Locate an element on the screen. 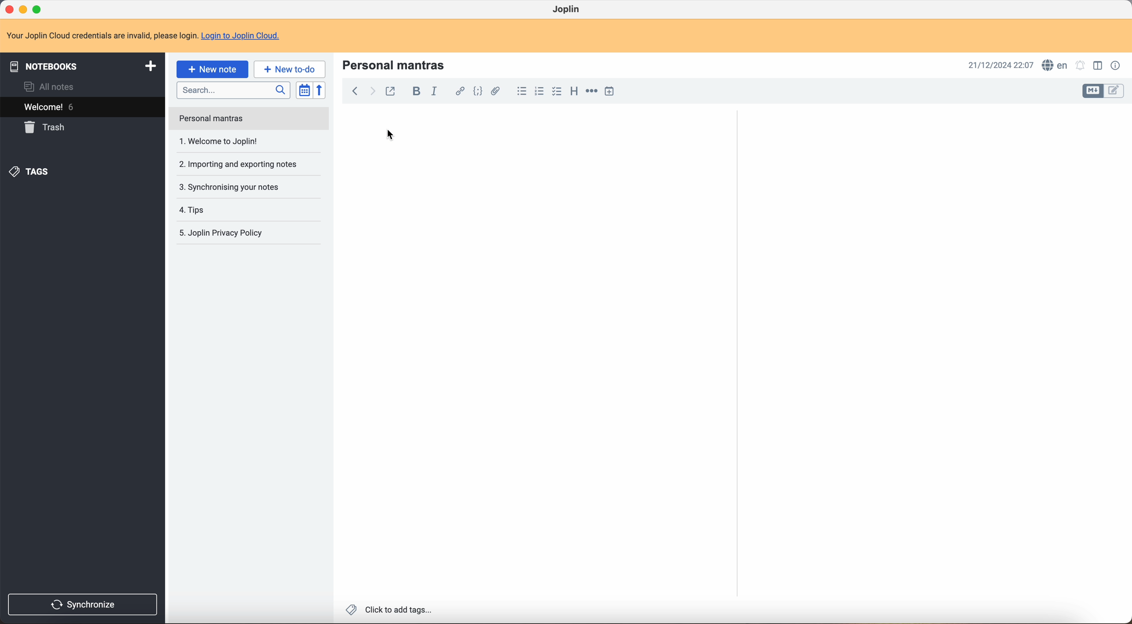 This screenshot has height=624, width=1132. close program is located at coordinates (8, 10).